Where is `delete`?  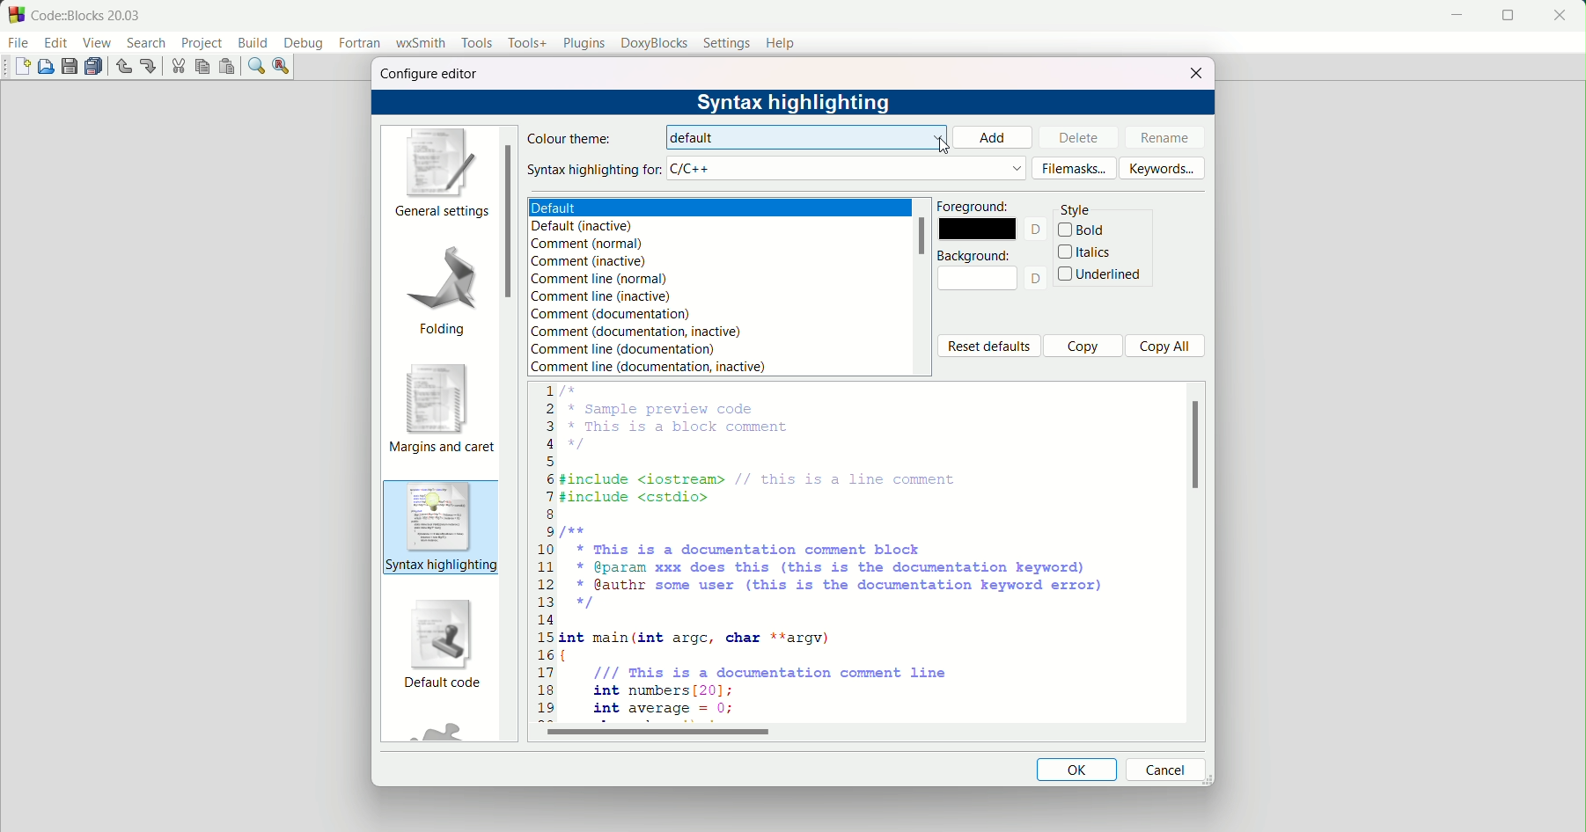
delete is located at coordinates (1073, 137).